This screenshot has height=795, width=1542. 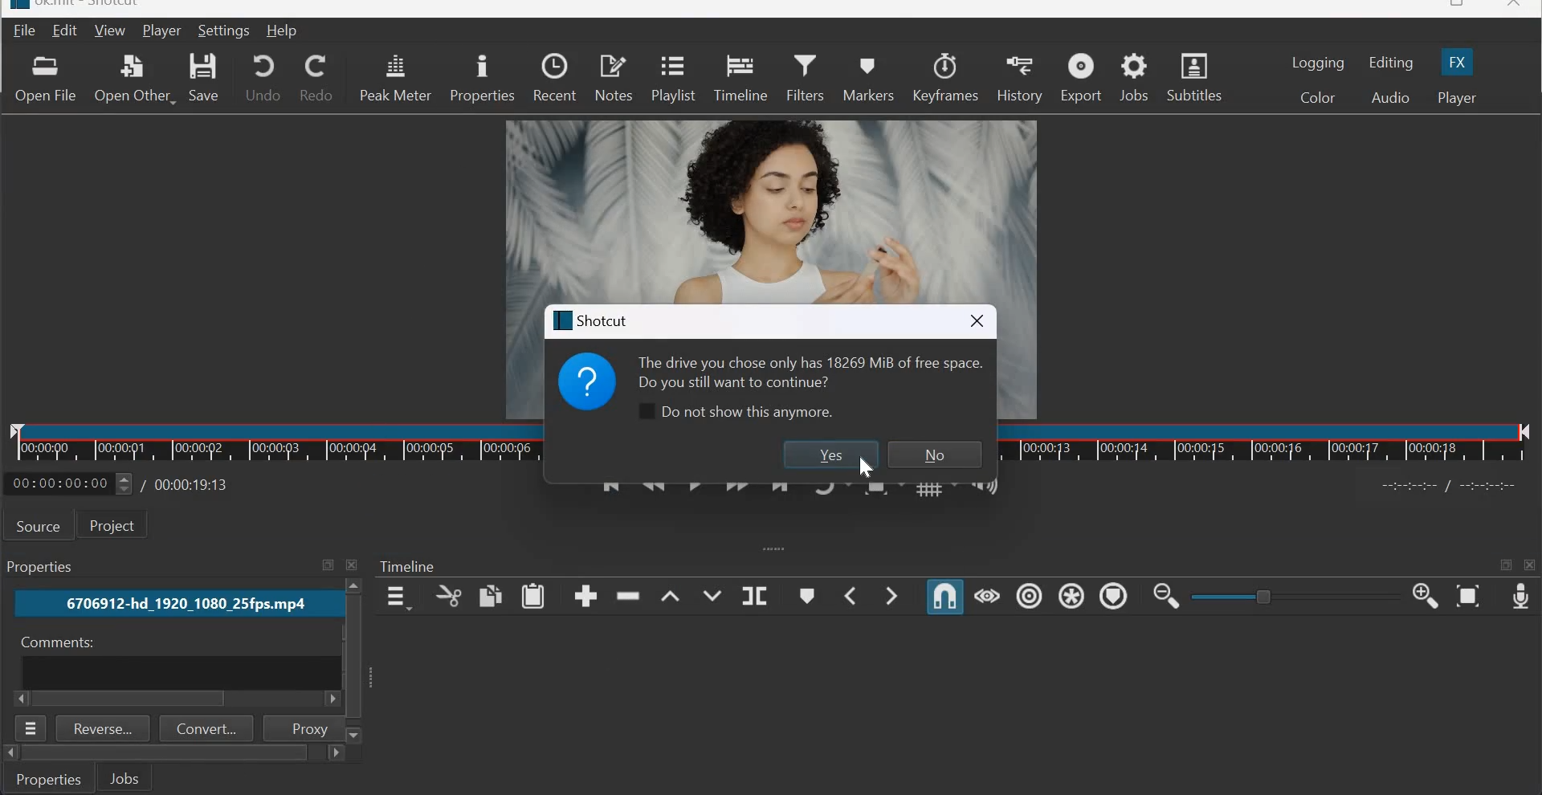 I want to click on Zoom Timeline in, so click(x=1426, y=597).